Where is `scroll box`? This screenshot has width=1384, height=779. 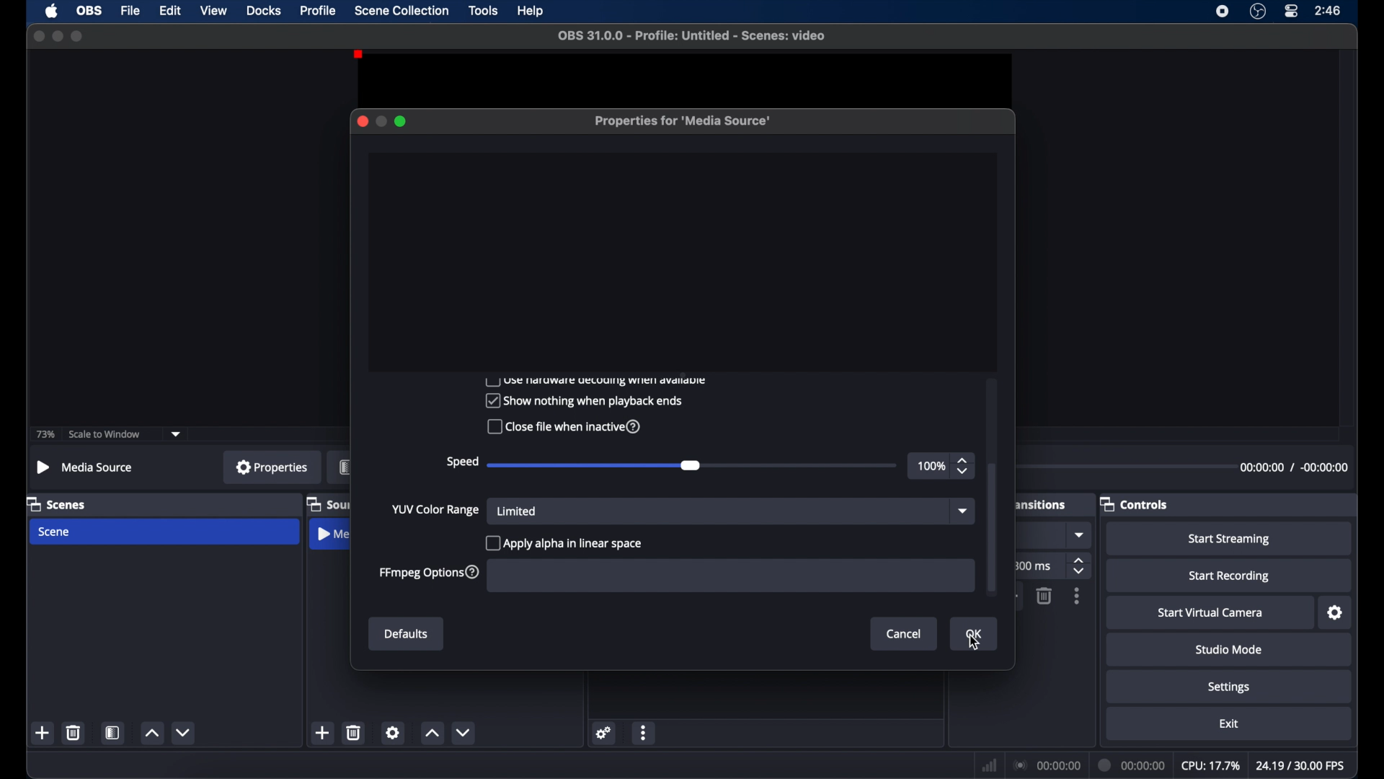
scroll box is located at coordinates (992, 527).